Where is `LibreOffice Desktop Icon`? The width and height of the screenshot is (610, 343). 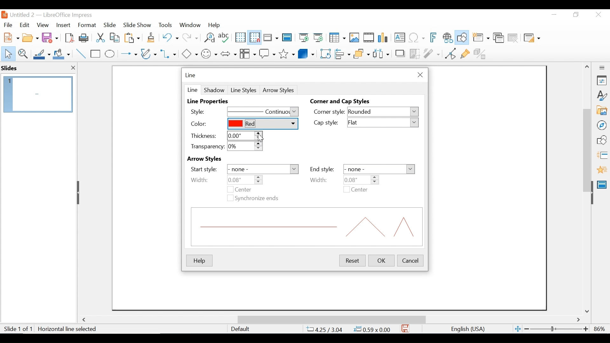 LibreOffice Desktop Icon is located at coordinates (4, 15).